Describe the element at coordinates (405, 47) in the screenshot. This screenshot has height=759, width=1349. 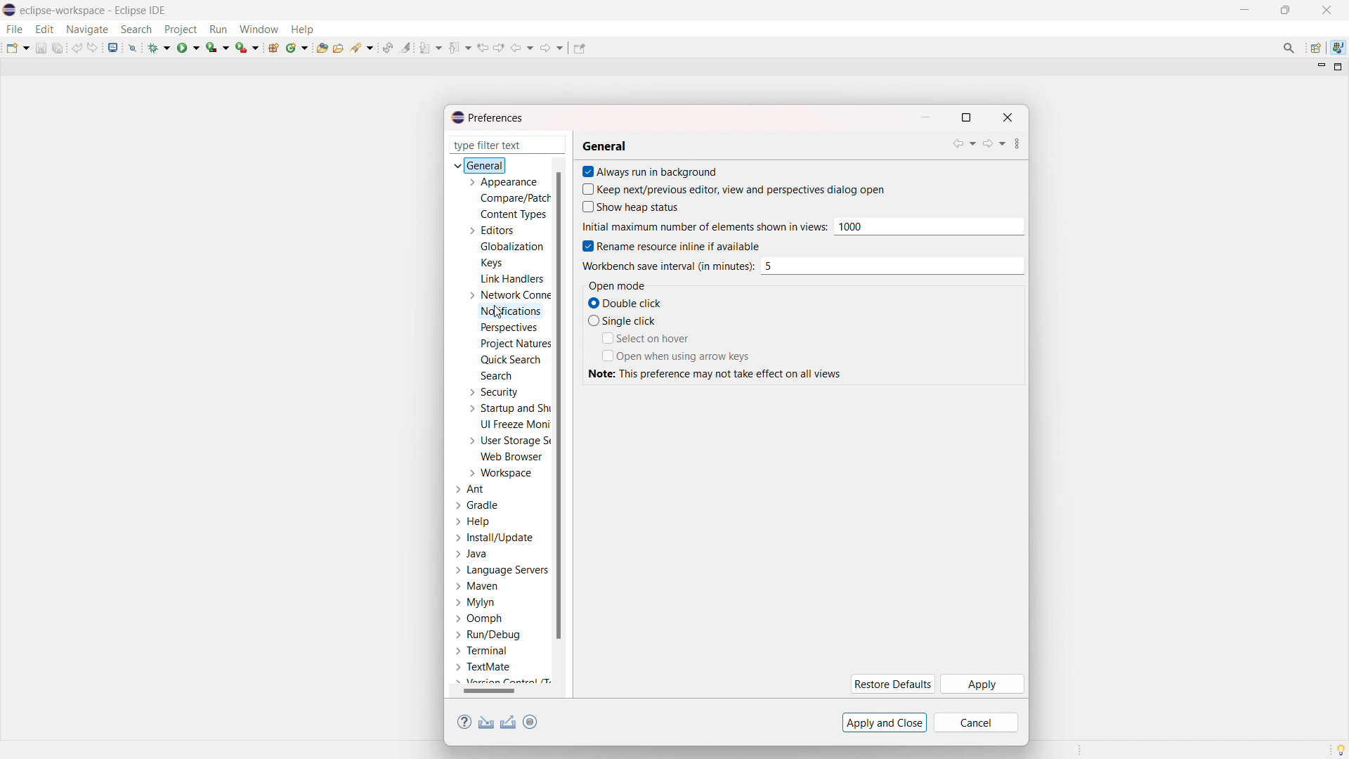
I see `toggle ant mark occurances` at that location.